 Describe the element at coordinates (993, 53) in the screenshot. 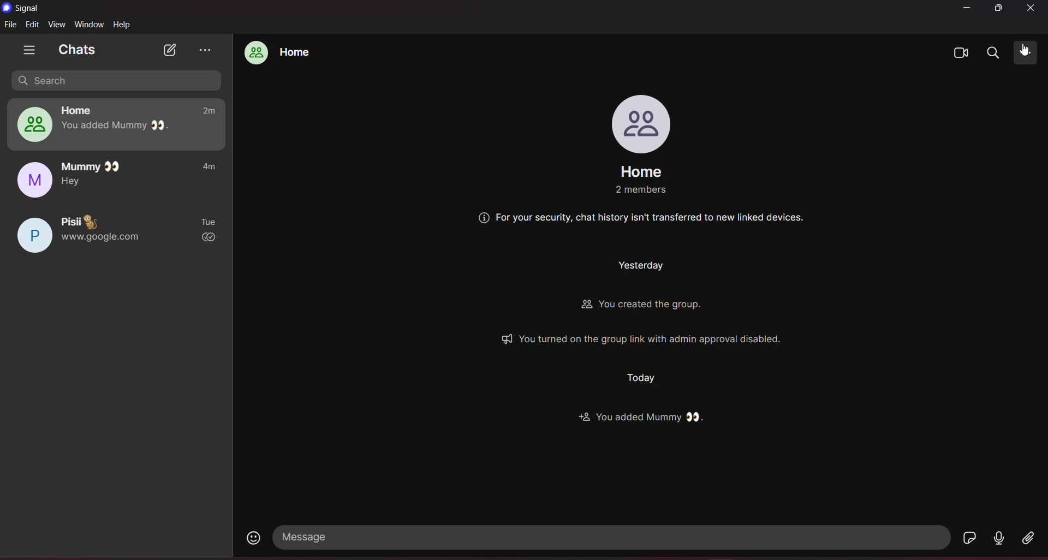

I see `search` at that location.